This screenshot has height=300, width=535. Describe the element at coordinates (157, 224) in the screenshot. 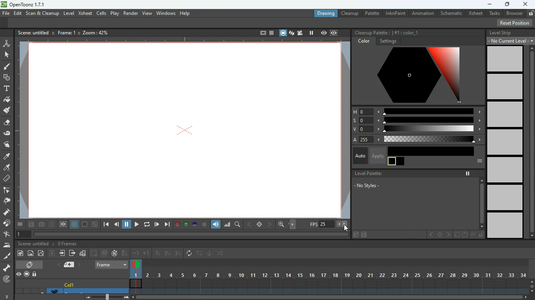

I see `forward` at that location.